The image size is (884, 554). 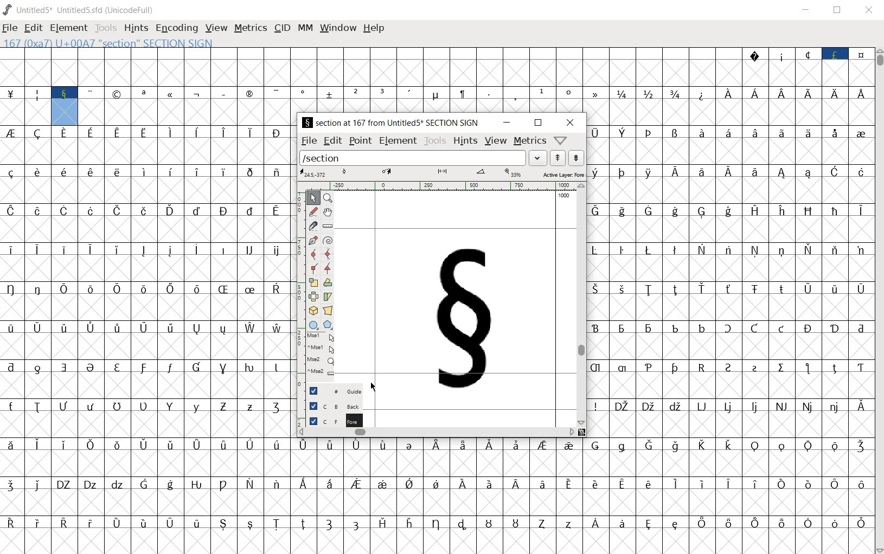 What do you see at coordinates (69, 28) in the screenshot?
I see `ELEMENT` at bounding box center [69, 28].